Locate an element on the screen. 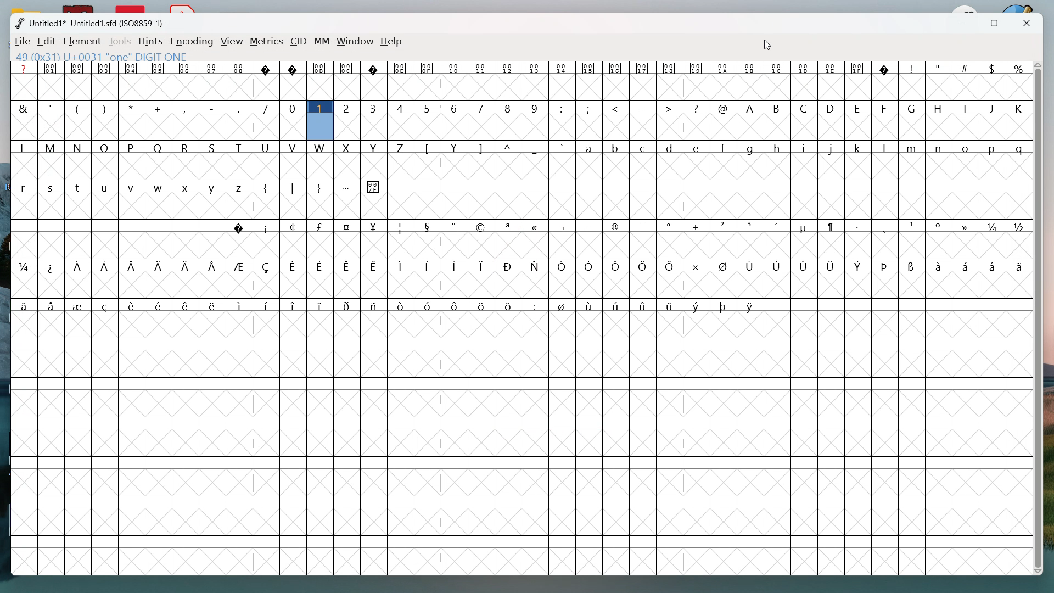  symbol is located at coordinates (348, 226).